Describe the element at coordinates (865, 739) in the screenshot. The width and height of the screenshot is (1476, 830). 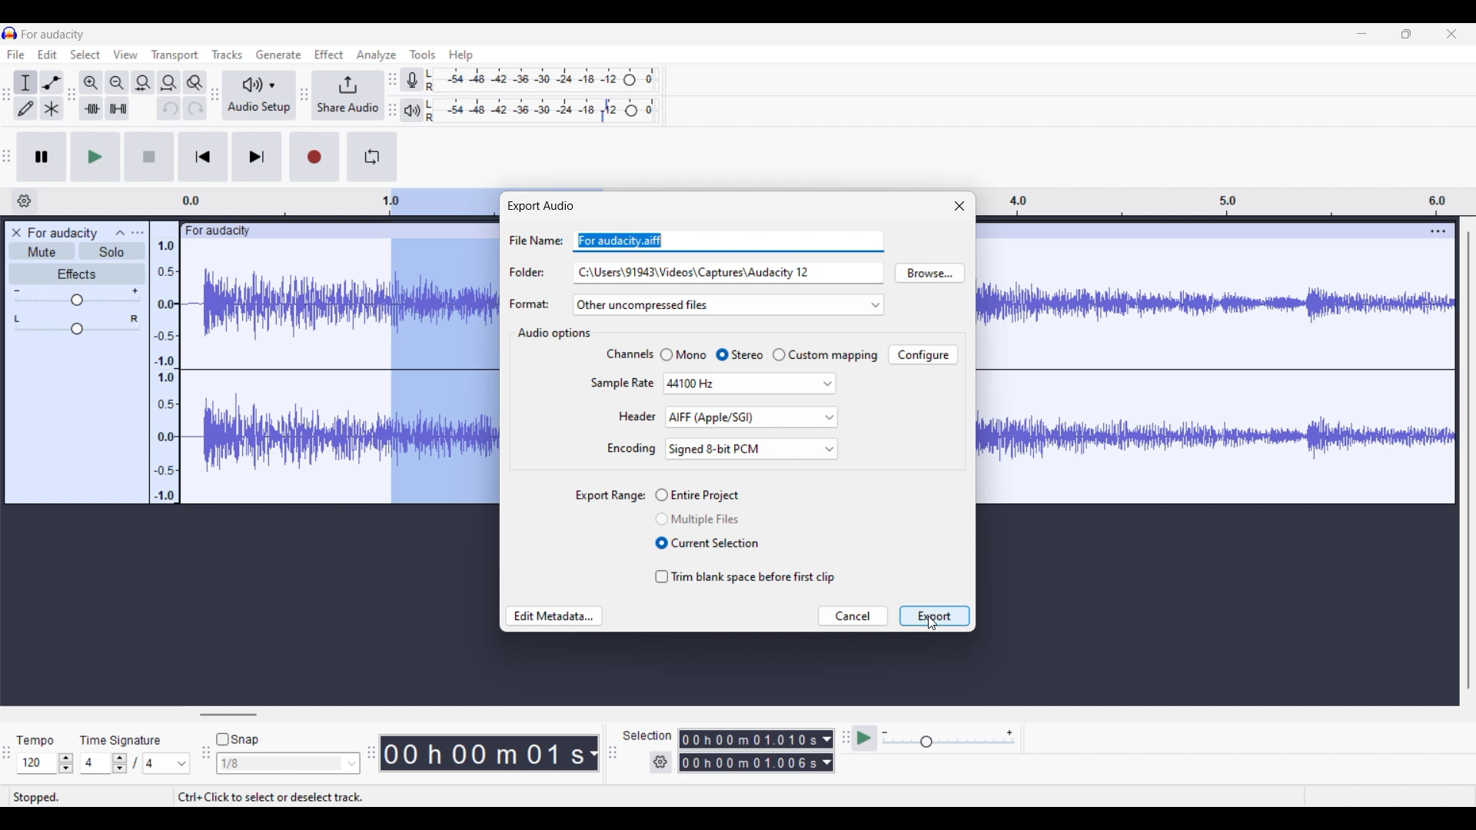
I see `Play at speed once/Play at speed` at that location.